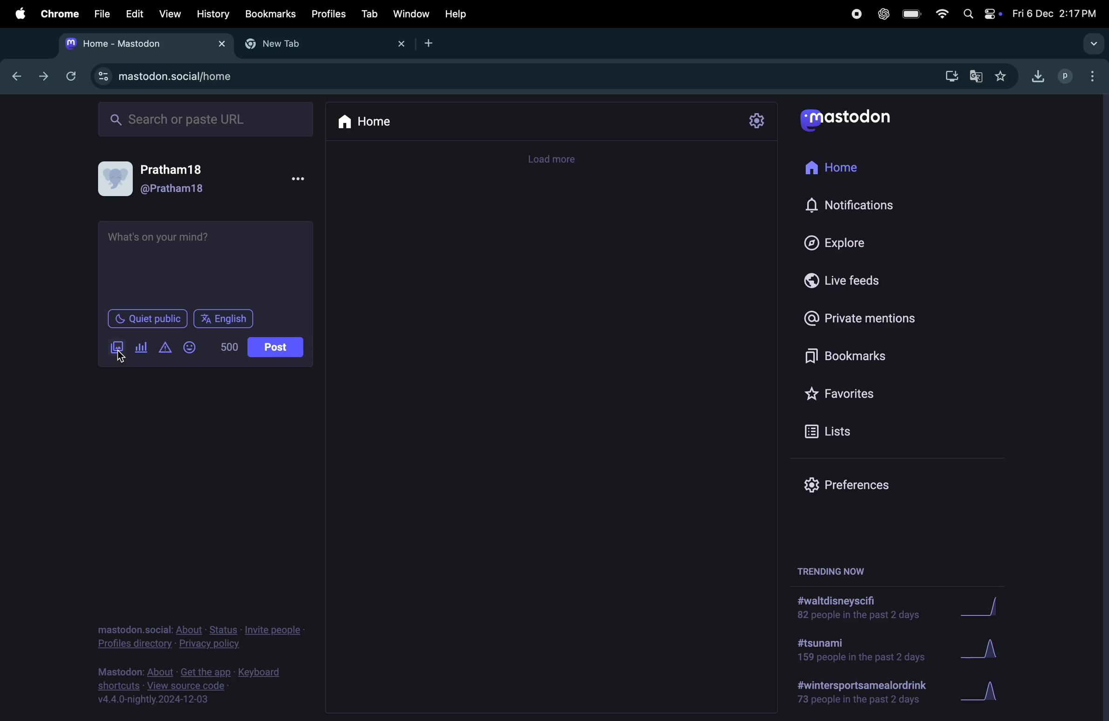 Image resolution: width=1109 pixels, height=721 pixels. Describe the element at coordinates (433, 43) in the screenshot. I see `new tab` at that location.